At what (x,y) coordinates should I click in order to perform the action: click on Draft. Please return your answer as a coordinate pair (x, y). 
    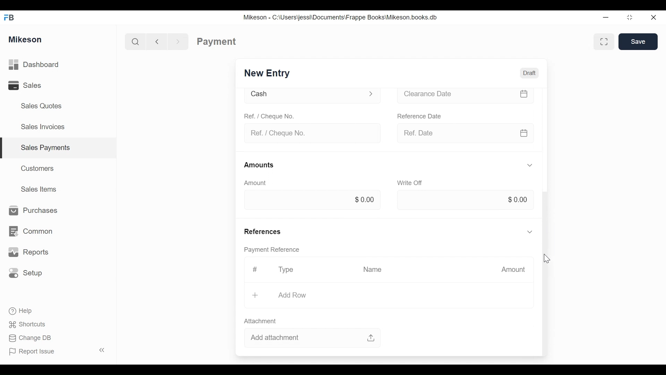
    Looking at the image, I should click on (530, 73).